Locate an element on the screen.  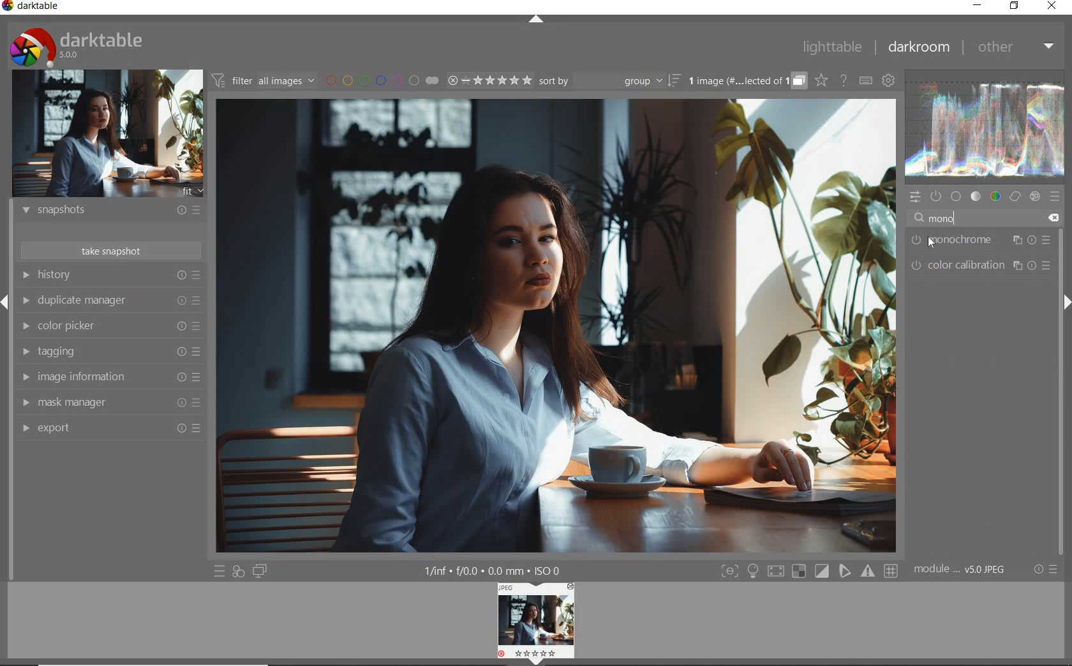
click to change overlays on thumbnails is located at coordinates (822, 81).